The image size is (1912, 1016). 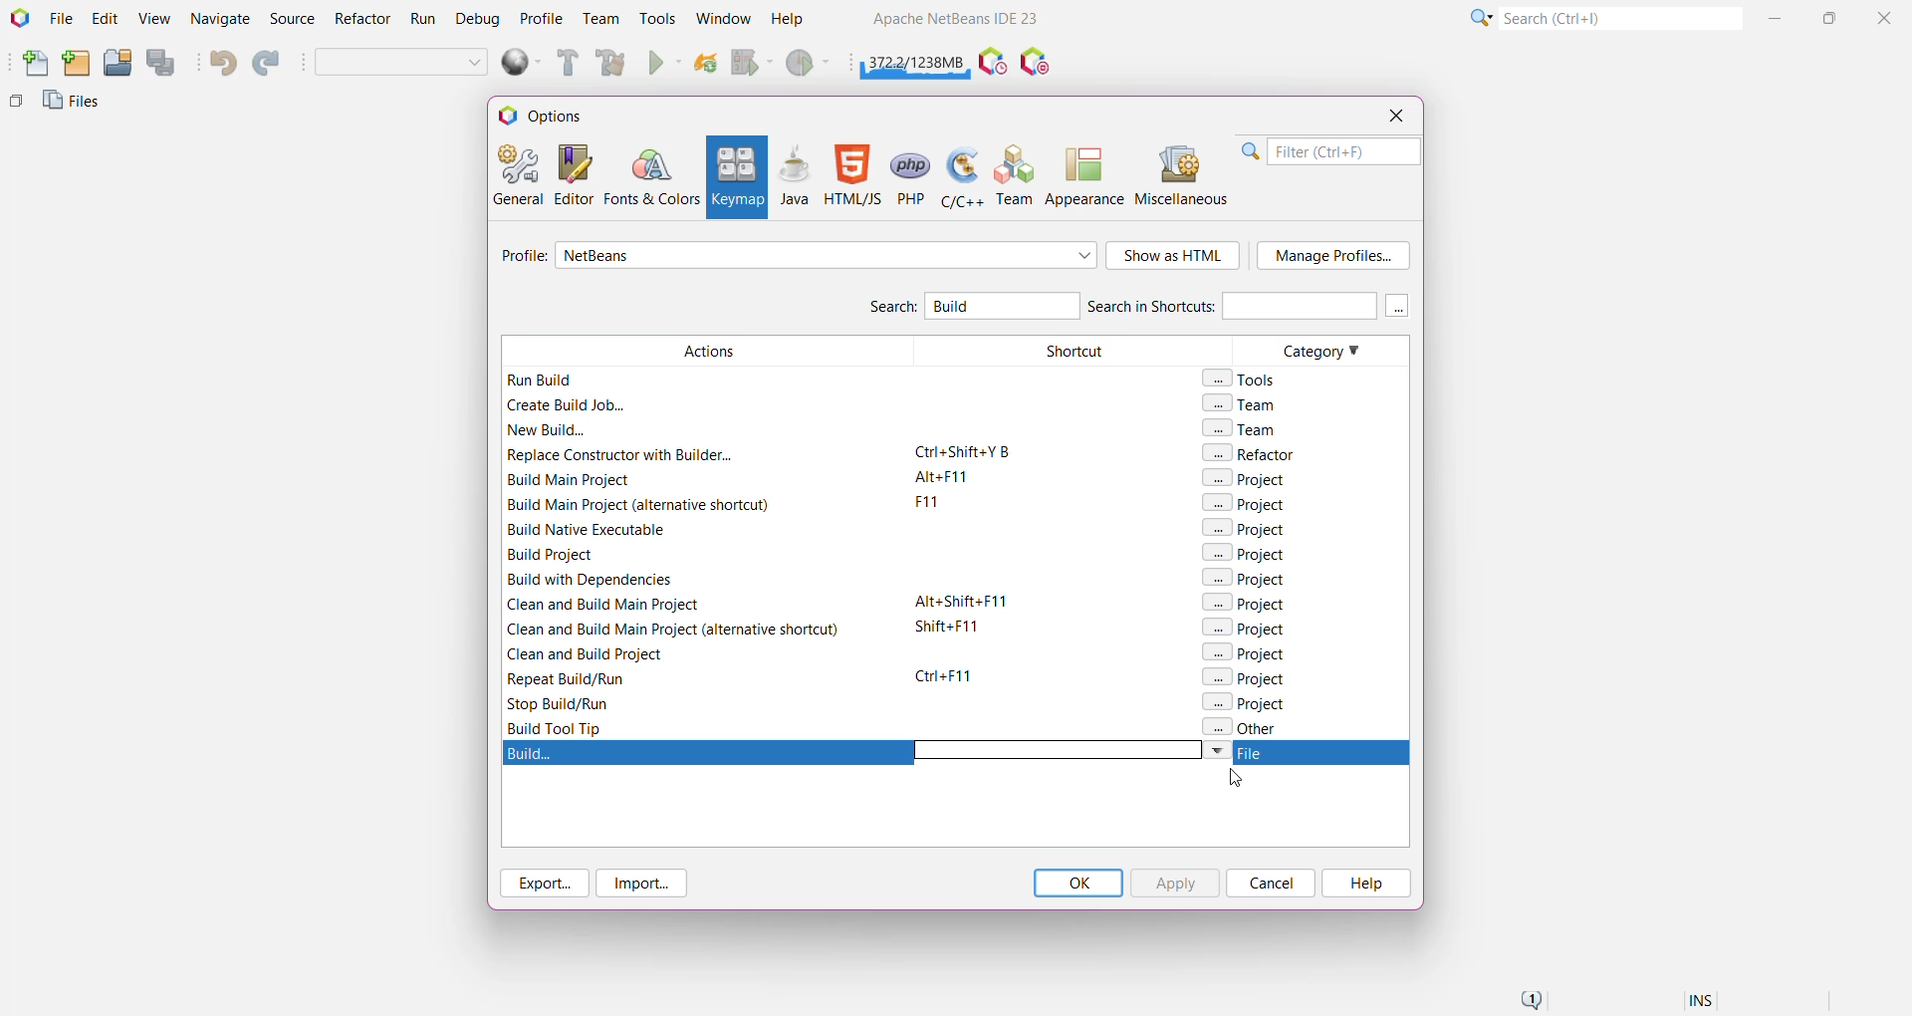 I want to click on OK, so click(x=1077, y=883).